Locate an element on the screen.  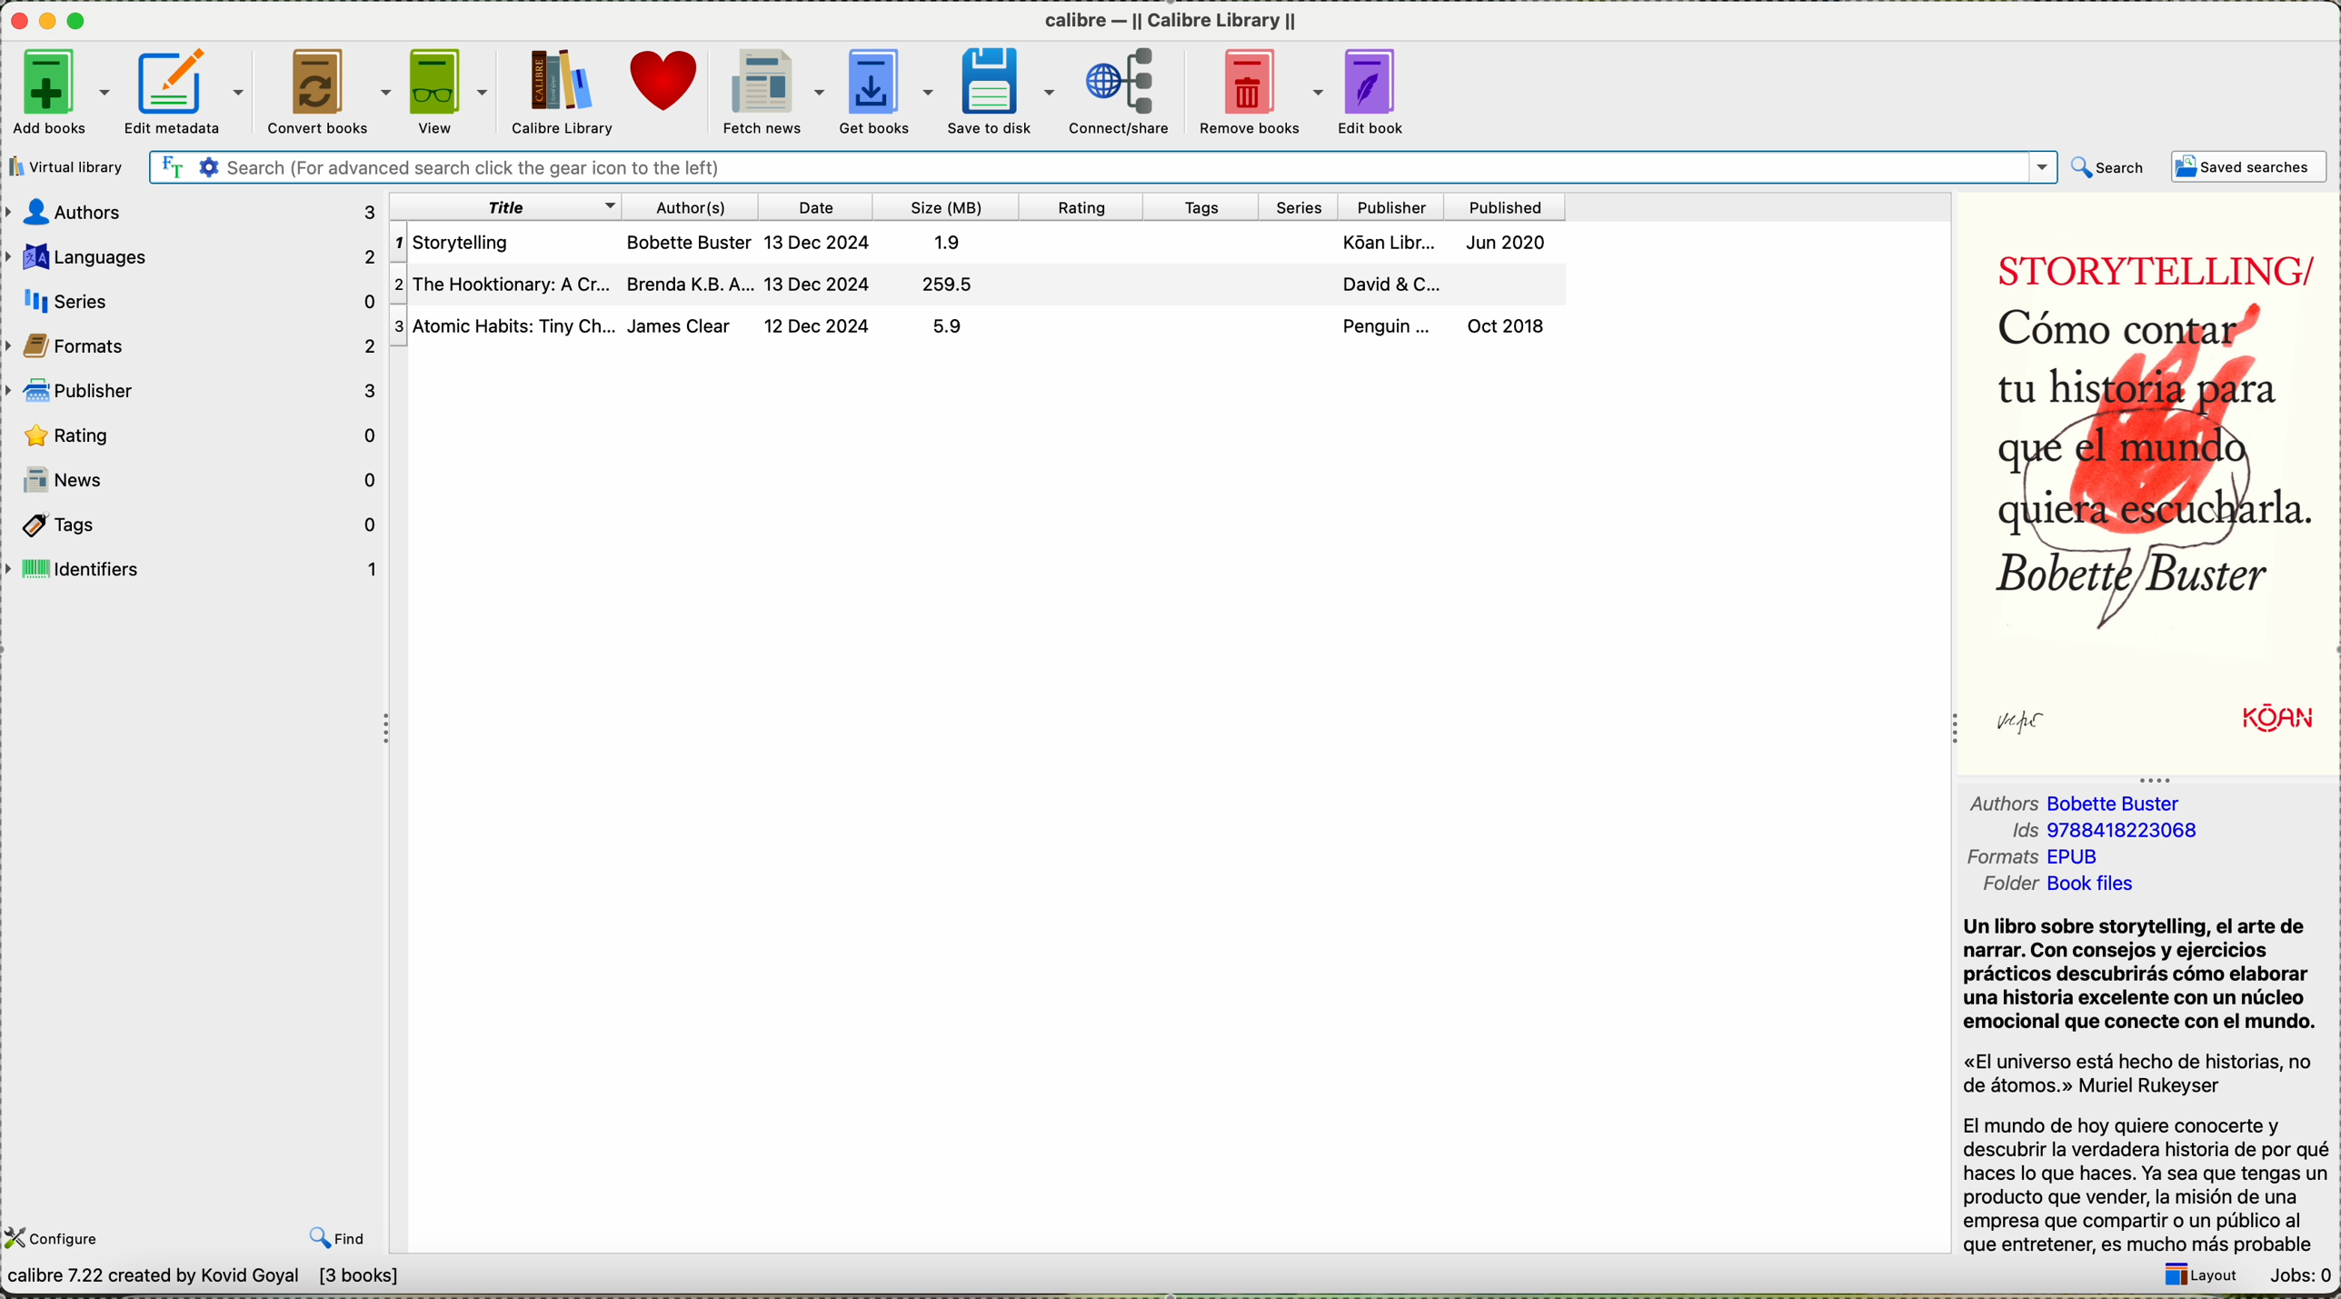
Search for advanced search click the gear icon to the left is located at coordinates (1077, 167).